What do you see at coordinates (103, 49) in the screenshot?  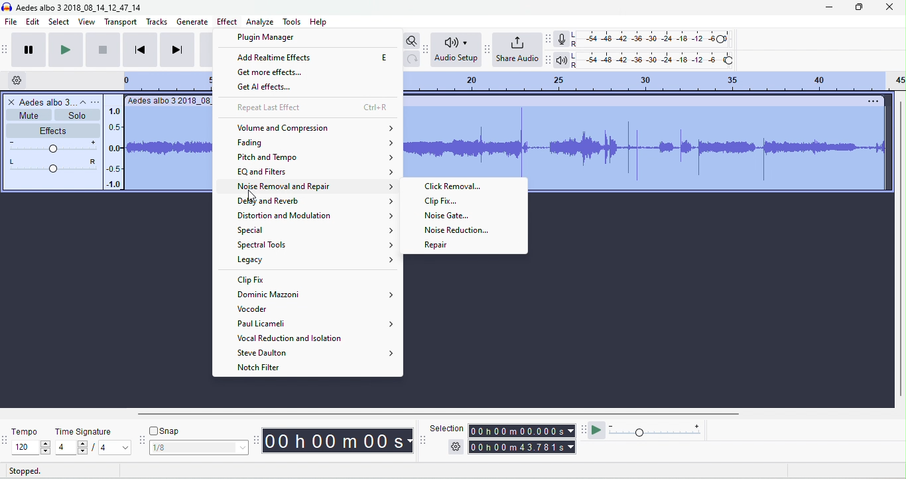 I see `stop` at bounding box center [103, 49].